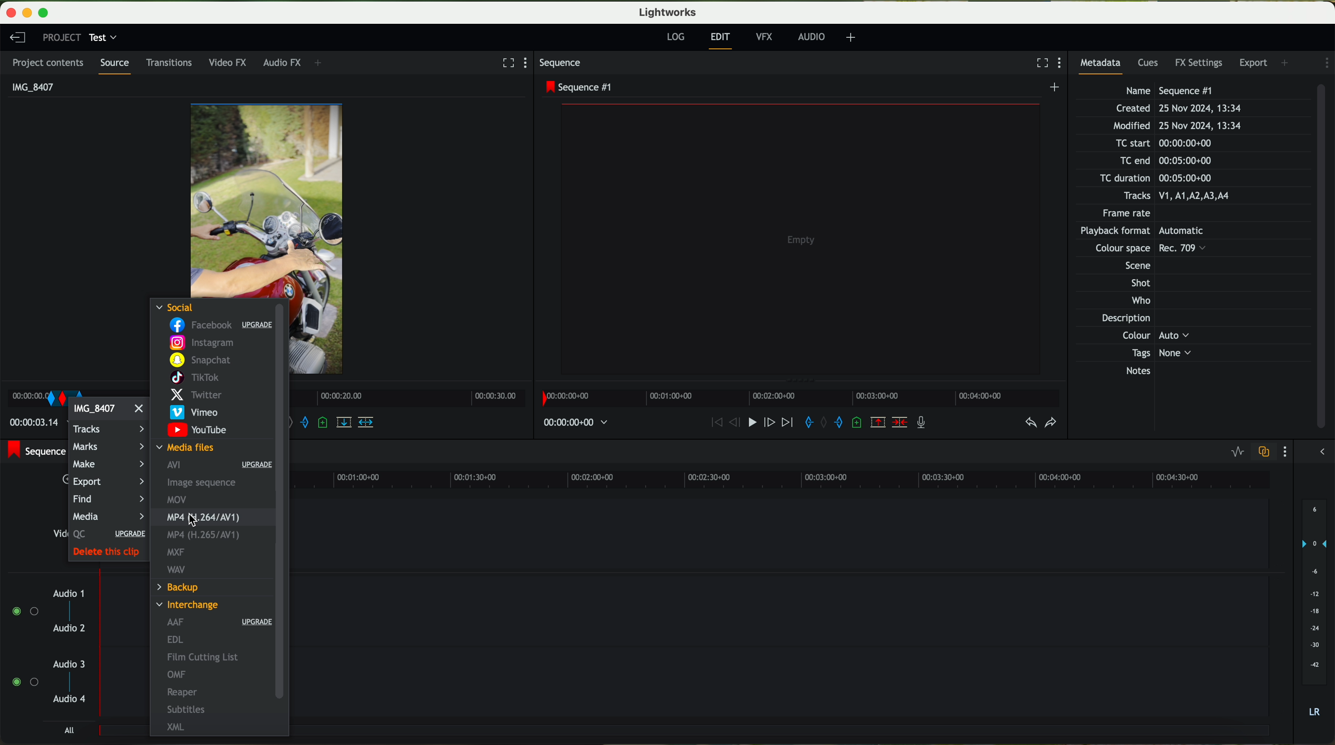 This screenshot has width=1335, height=745. I want to click on Tags None, so click(1158, 353).